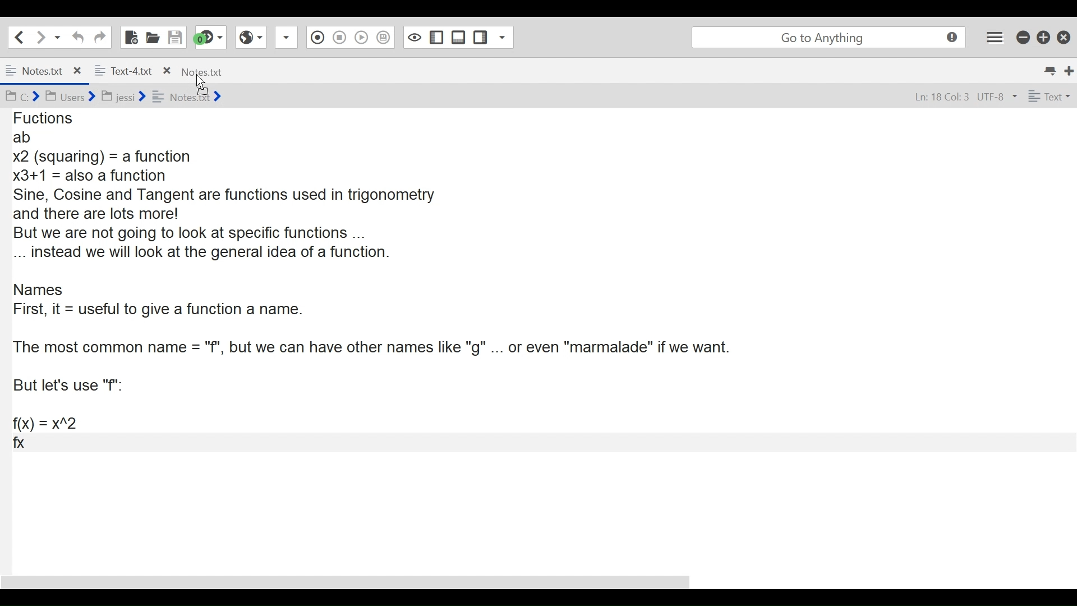 The width and height of the screenshot is (1077, 606). I want to click on text-4.txt, so click(123, 69).